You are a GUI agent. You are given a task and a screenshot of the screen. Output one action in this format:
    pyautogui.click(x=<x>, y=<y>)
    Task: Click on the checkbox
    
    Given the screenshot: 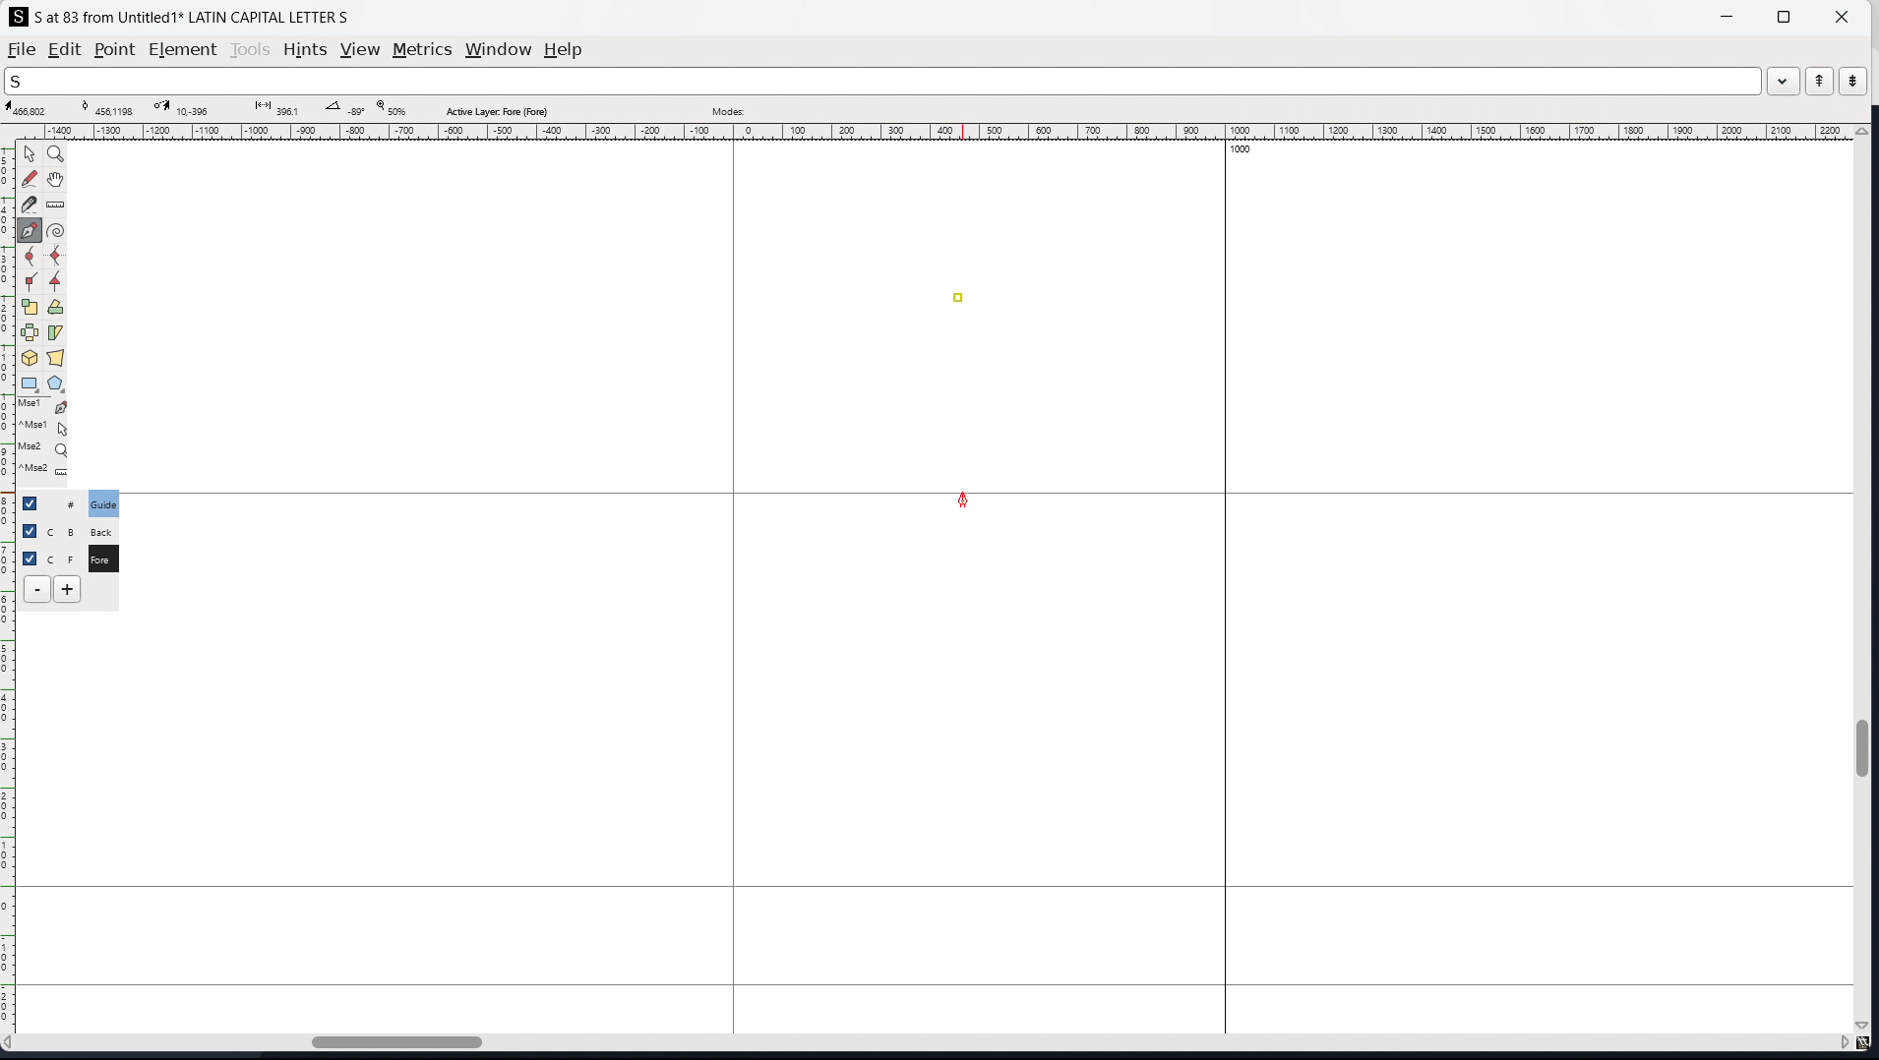 What is the action you would take?
    pyautogui.click(x=35, y=502)
    